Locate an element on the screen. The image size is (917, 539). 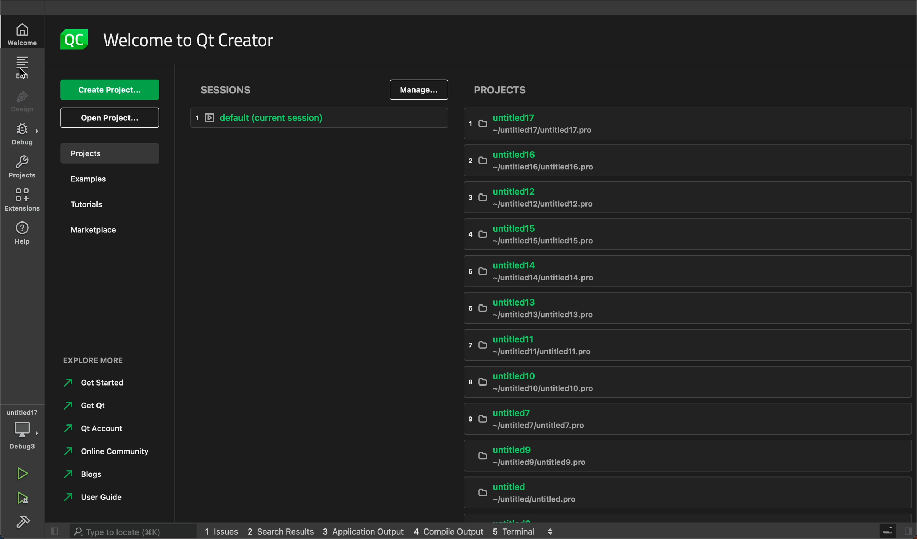
5 terminal is located at coordinates (525, 532).